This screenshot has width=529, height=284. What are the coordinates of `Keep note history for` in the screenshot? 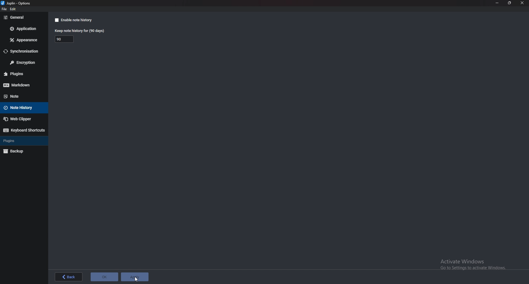 It's located at (80, 31).